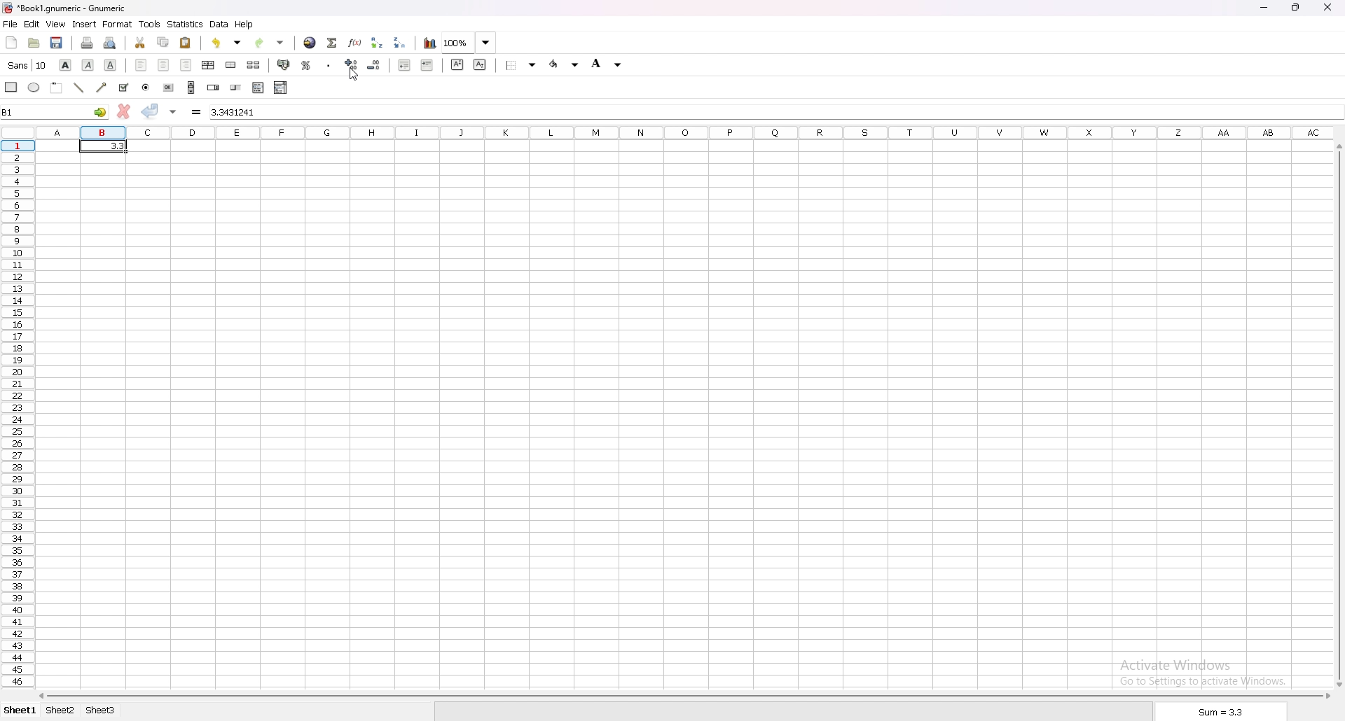 The image size is (1345, 721). I want to click on save, so click(57, 42).